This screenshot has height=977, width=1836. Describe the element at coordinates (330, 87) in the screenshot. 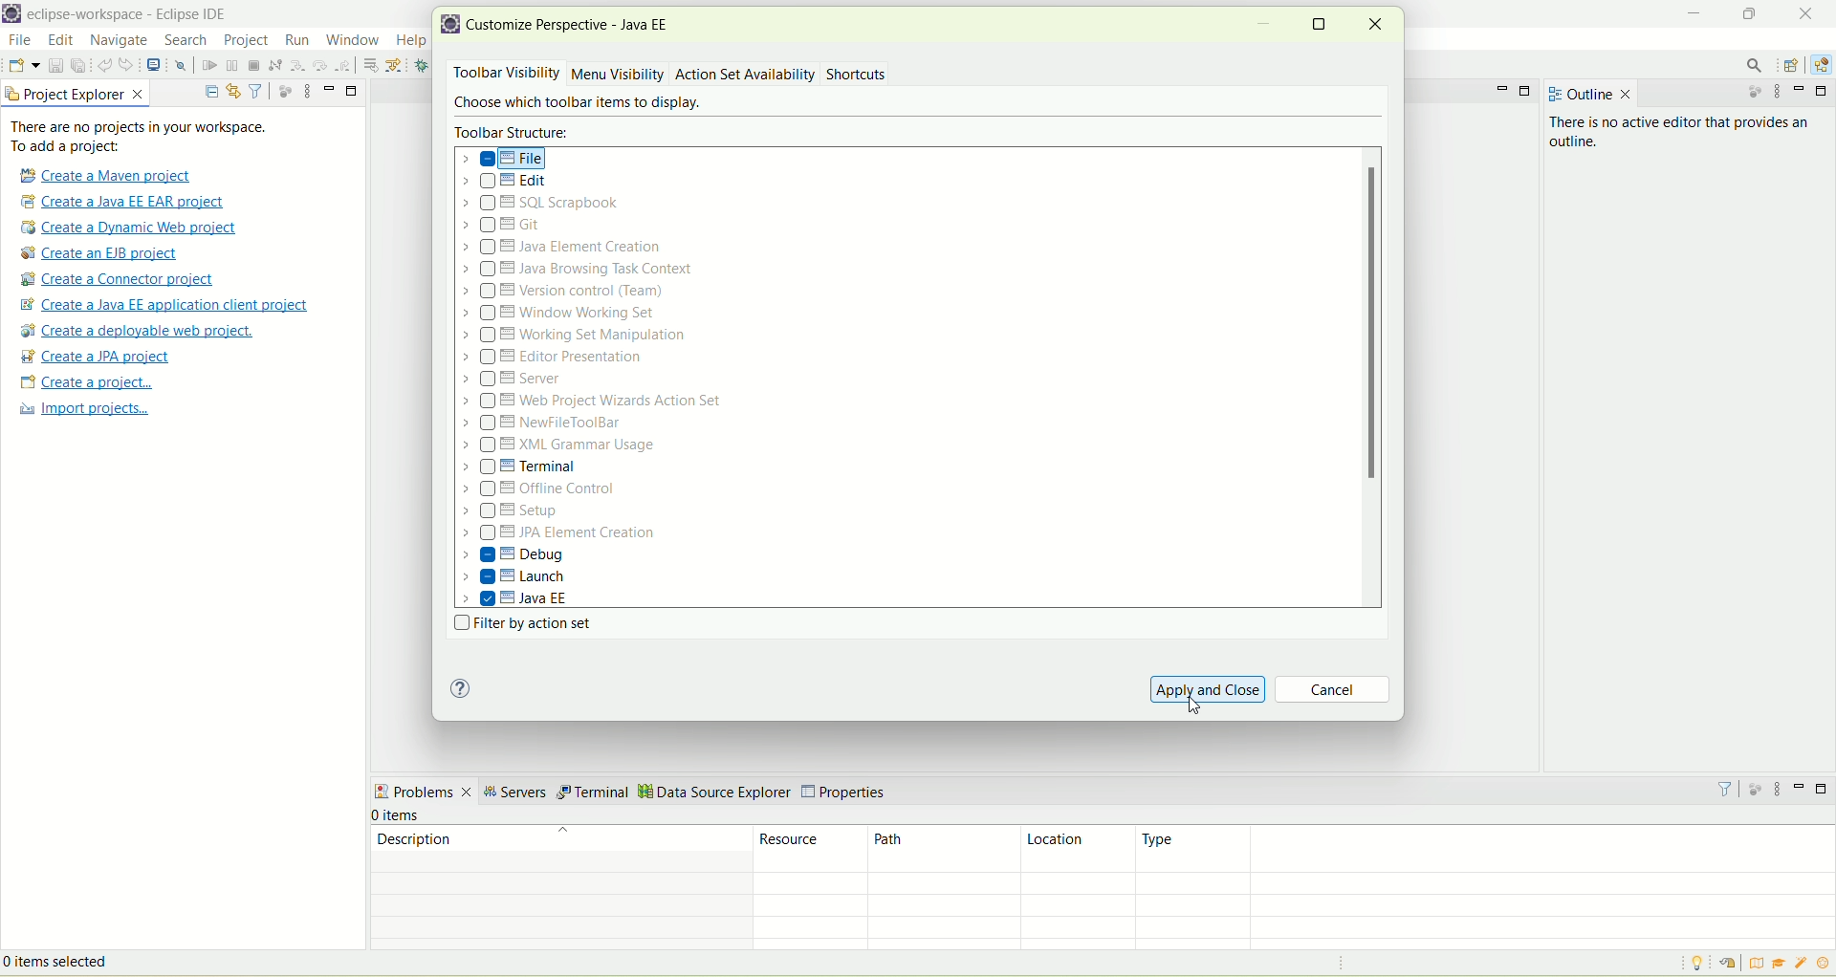

I see `minimize` at that location.